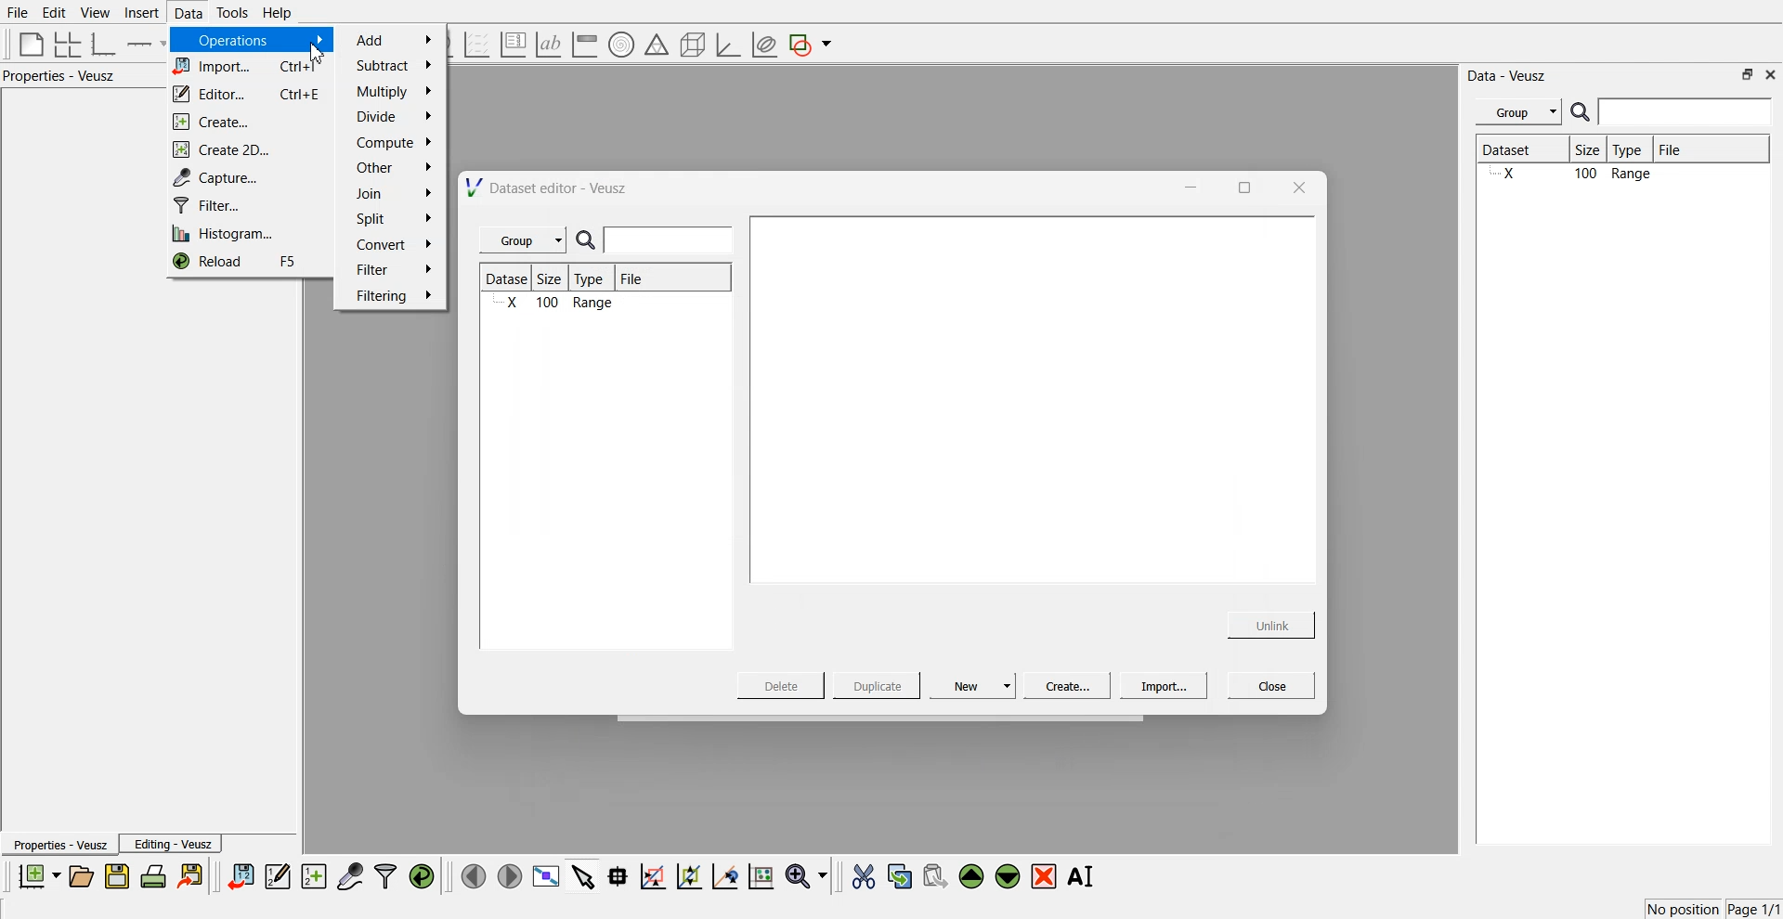 The width and height of the screenshot is (1783, 919). Describe the element at coordinates (319, 55) in the screenshot. I see `cursor` at that location.